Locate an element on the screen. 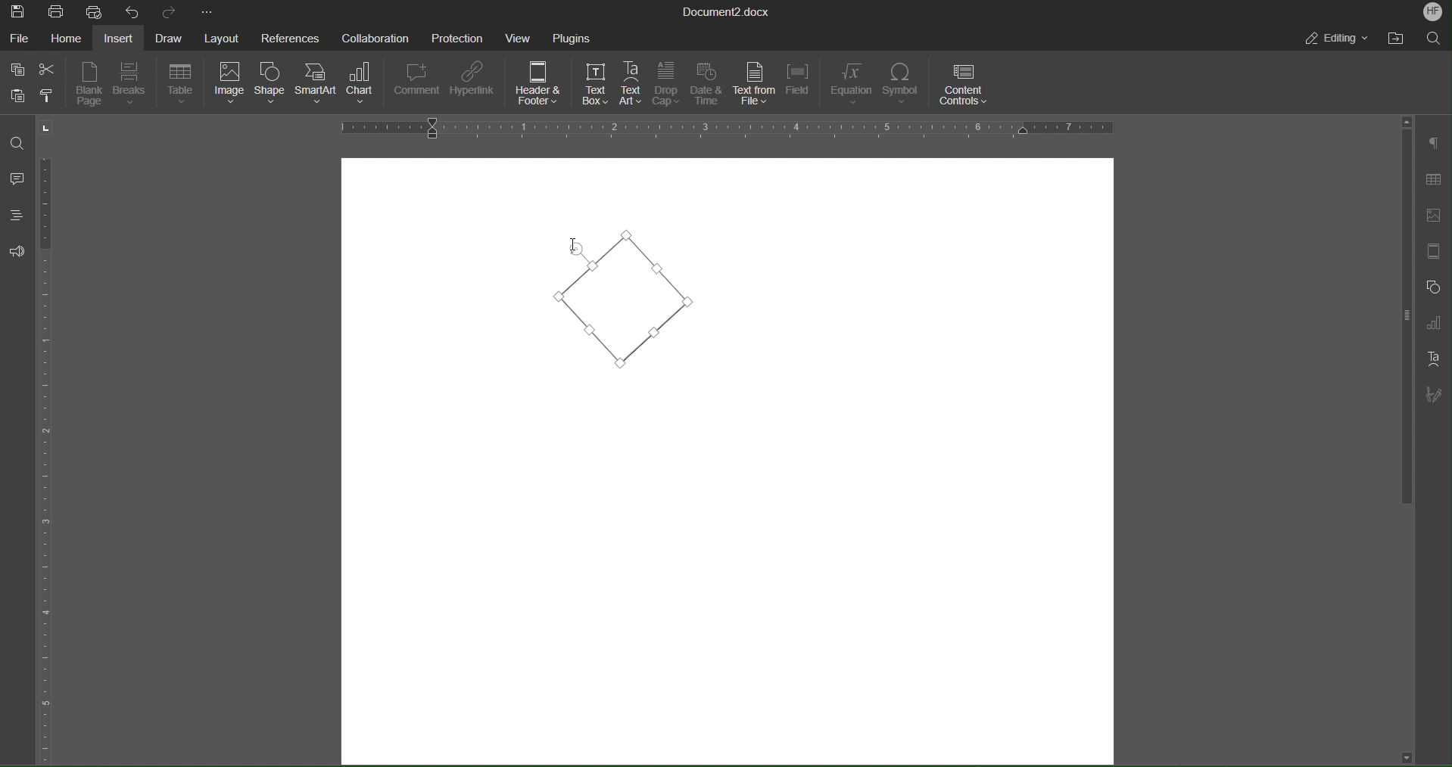  Field is located at coordinates (800, 85).